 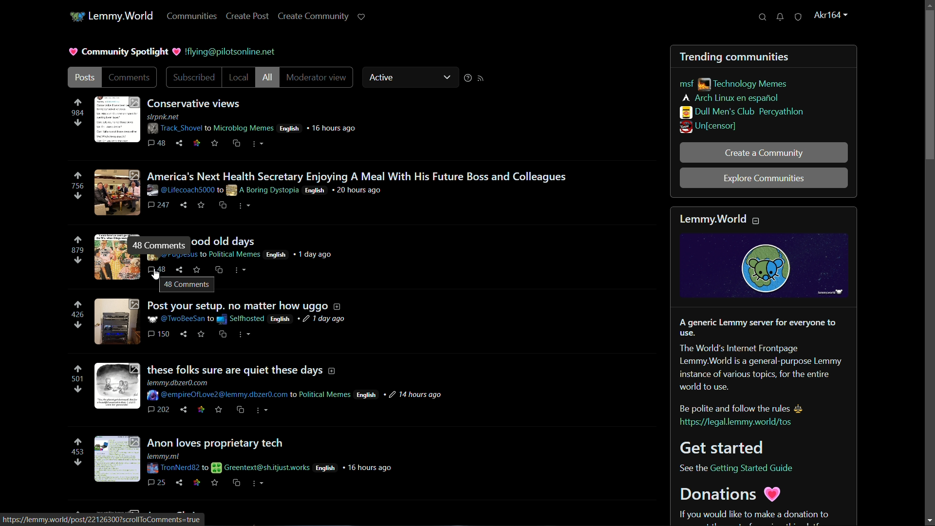 What do you see at coordinates (764, 178) in the screenshot?
I see `explore communities` at bounding box center [764, 178].